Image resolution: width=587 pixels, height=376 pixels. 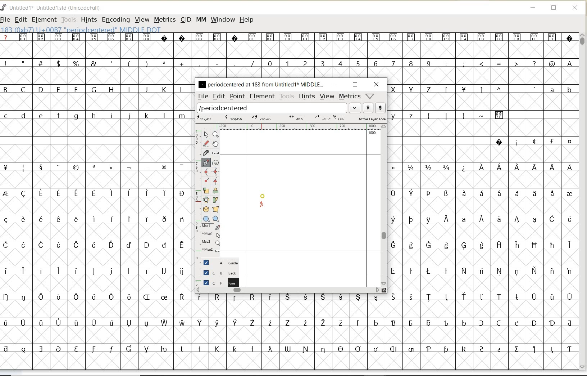 What do you see at coordinates (533, 142) in the screenshot?
I see `special characters` at bounding box center [533, 142].